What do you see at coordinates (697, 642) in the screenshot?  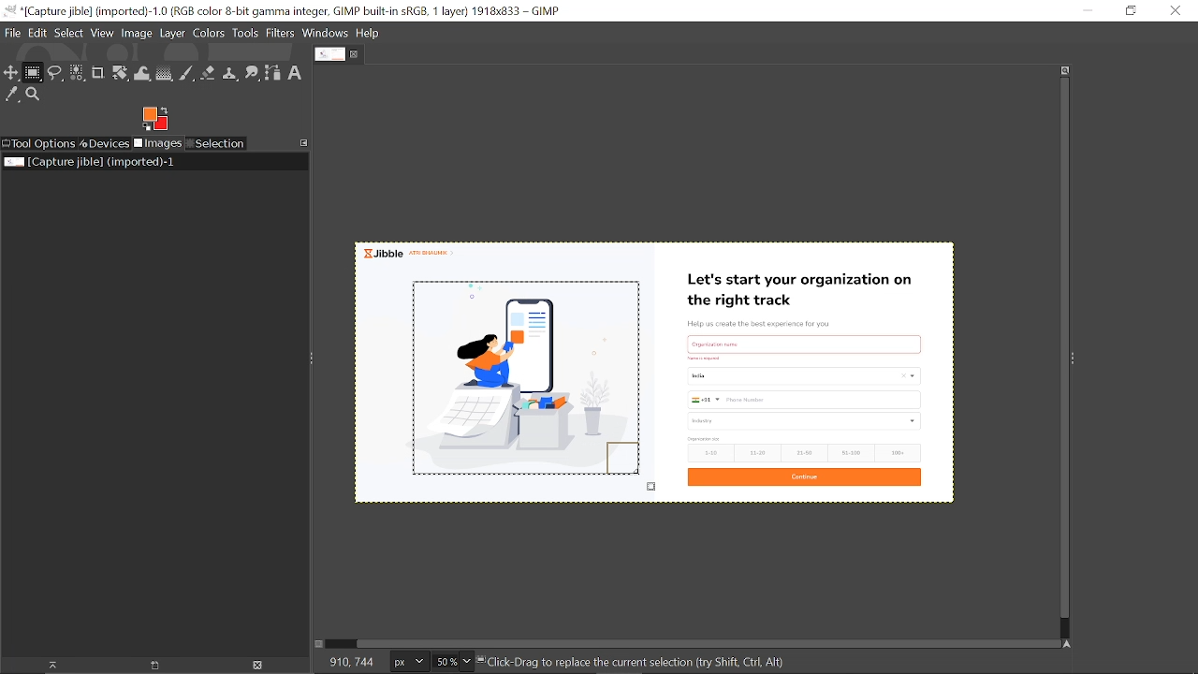 I see `Horizontal scrollbar` at bounding box center [697, 642].